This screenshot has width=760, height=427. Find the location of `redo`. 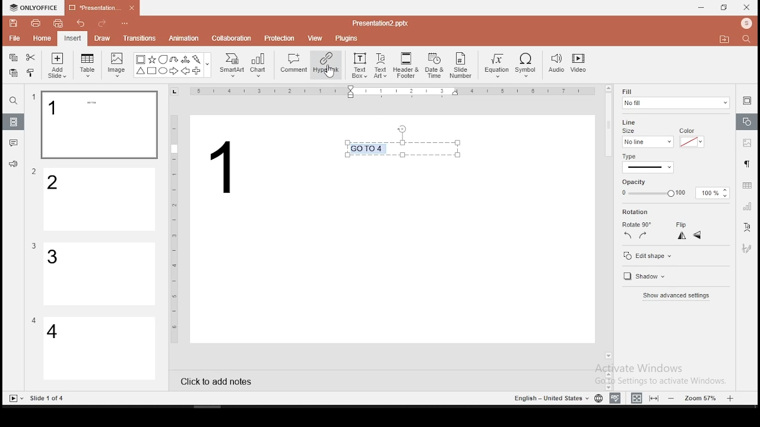

redo is located at coordinates (102, 25).